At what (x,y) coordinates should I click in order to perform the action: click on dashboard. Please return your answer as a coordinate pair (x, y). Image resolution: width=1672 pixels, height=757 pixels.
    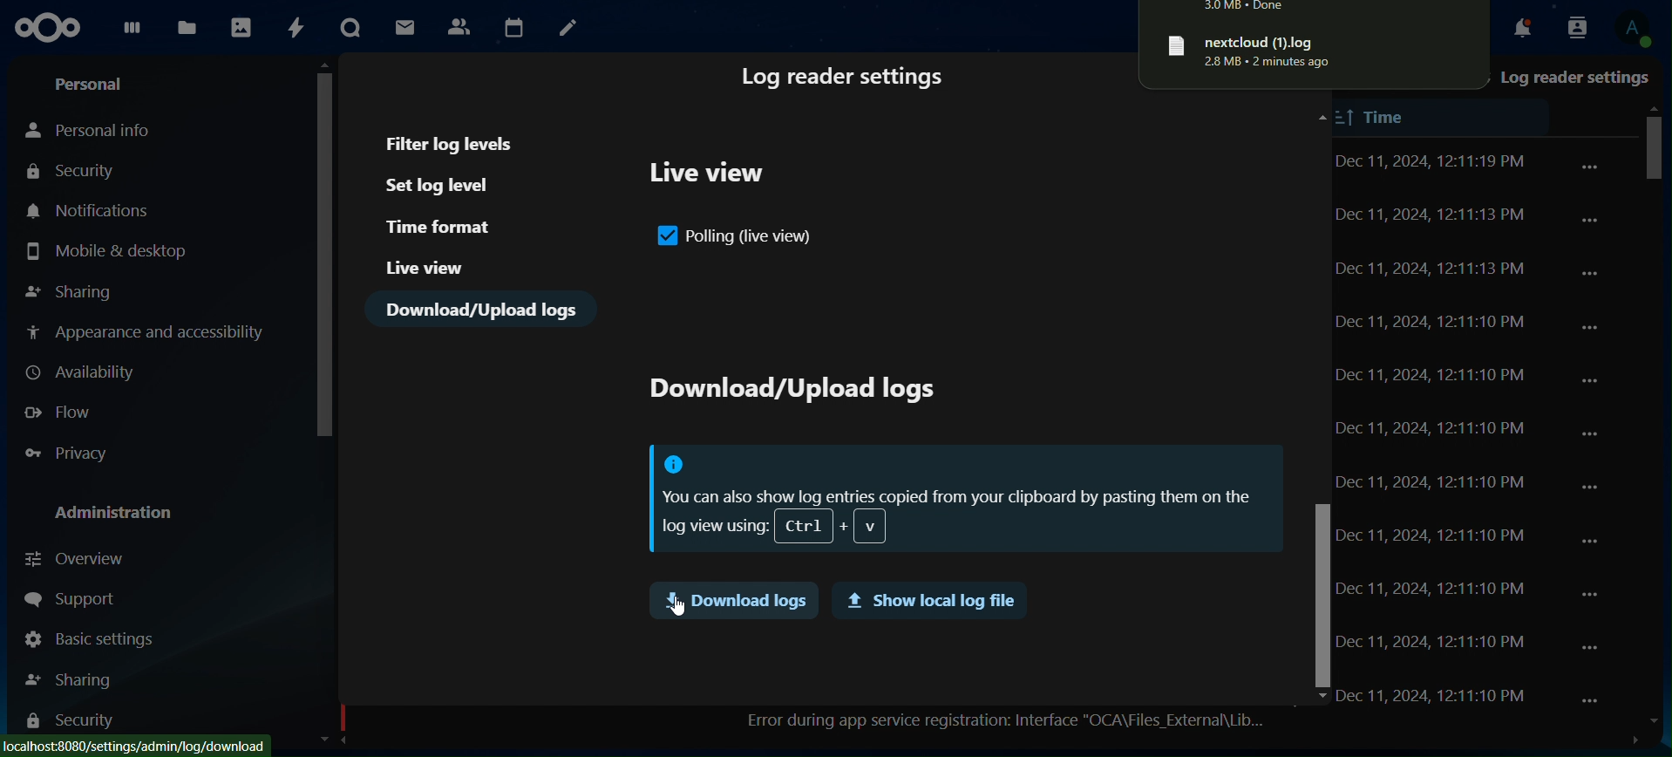
    Looking at the image, I should click on (132, 34).